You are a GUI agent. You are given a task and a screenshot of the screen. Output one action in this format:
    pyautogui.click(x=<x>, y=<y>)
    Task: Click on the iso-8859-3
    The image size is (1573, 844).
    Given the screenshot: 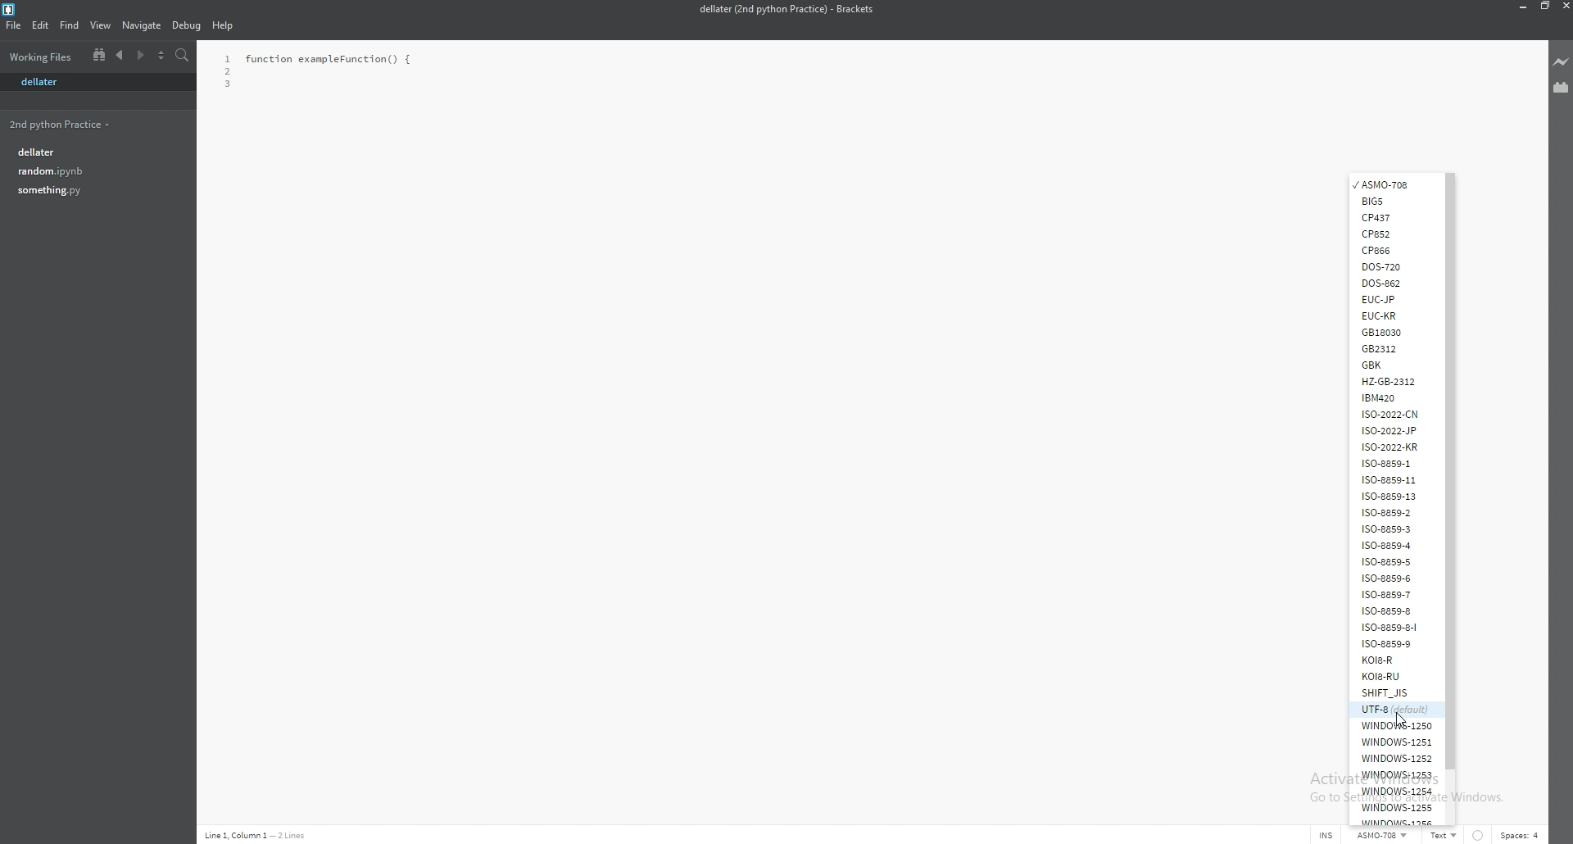 What is the action you would take?
    pyautogui.click(x=1391, y=529)
    